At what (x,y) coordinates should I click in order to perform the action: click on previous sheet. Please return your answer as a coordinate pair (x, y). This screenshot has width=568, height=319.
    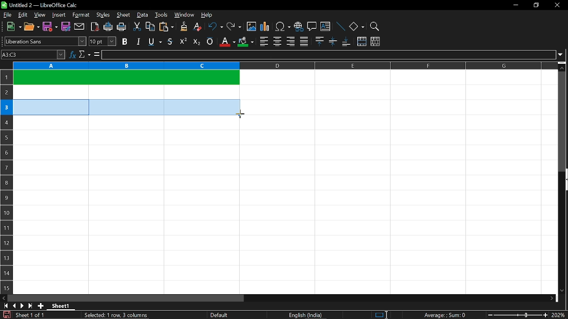
    Looking at the image, I should click on (13, 306).